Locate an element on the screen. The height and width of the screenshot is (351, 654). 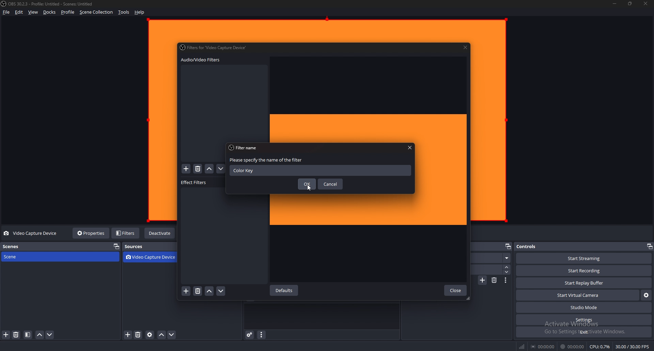
 00:00:00 is located at coordinates (572, 347).